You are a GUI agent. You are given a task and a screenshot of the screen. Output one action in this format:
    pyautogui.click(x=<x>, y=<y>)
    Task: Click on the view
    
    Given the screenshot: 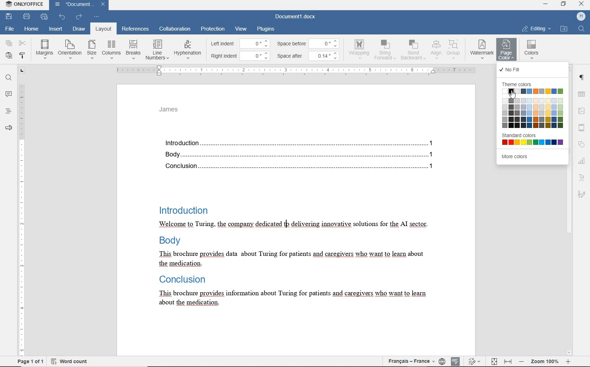 What is the action you would take?
    pyautogui.click(x=242, y=29)
    